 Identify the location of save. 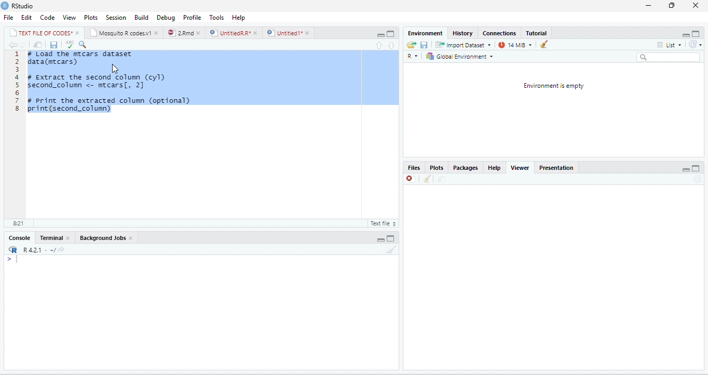
(53, 44).